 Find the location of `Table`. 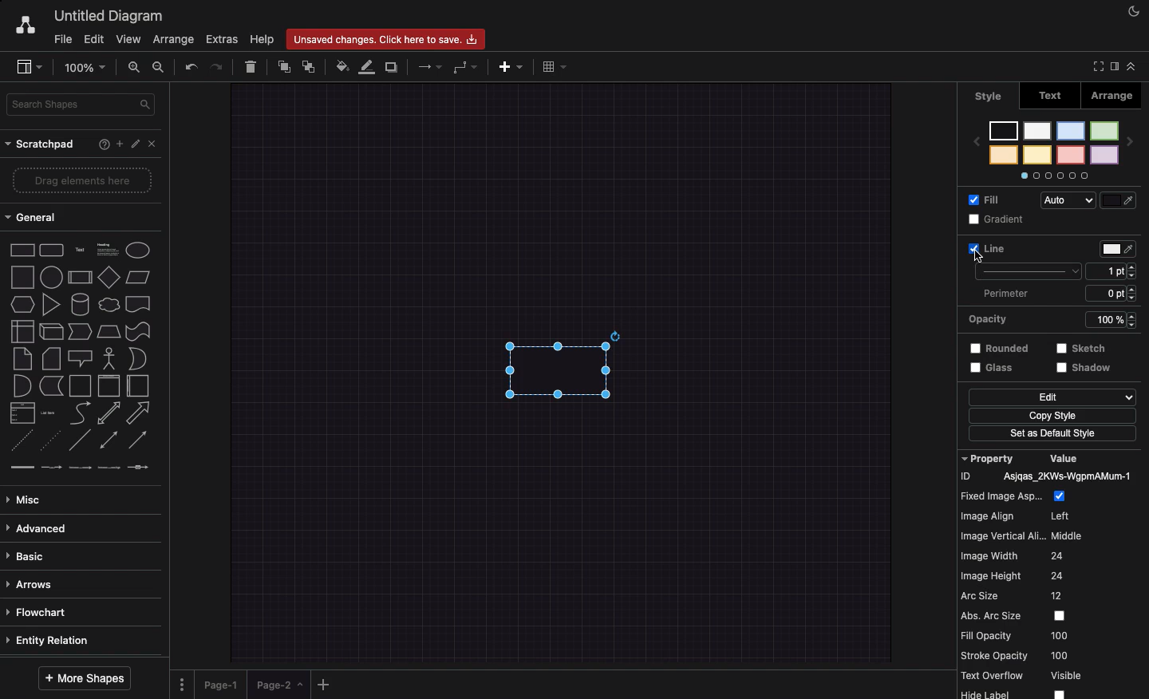

Table is located at coordinates (552, 66).